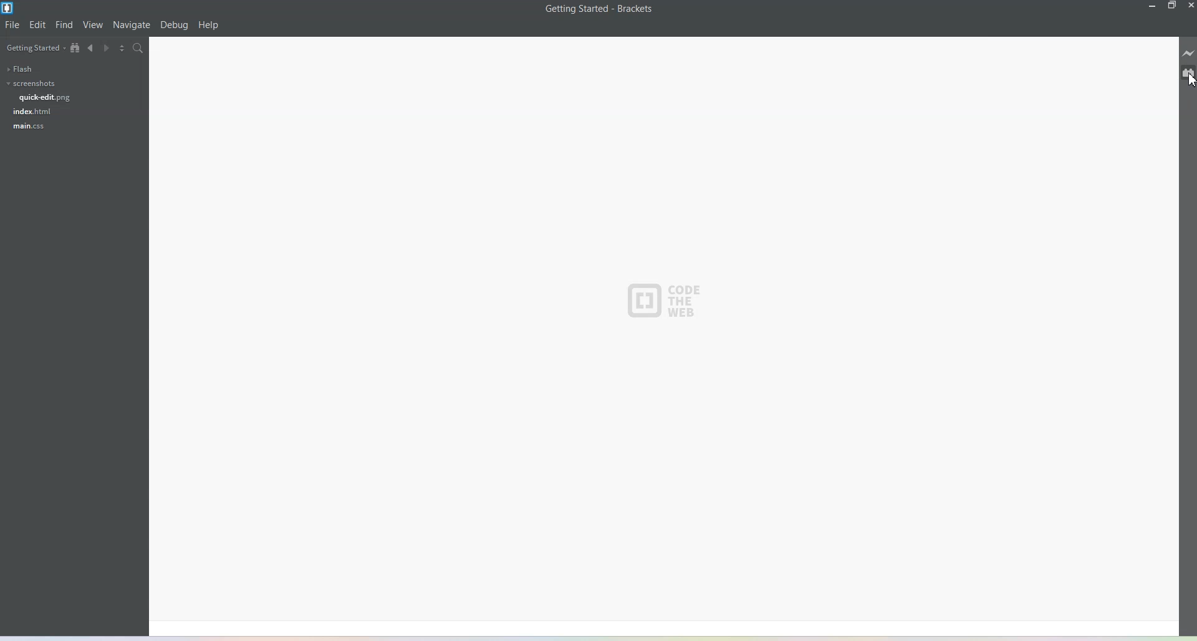 The height and width of the screenshot is (641, 1197). What do you see at coordinates (132, 25) in the screenshot?
I see `Navigate` at bounding box center [132, 25].